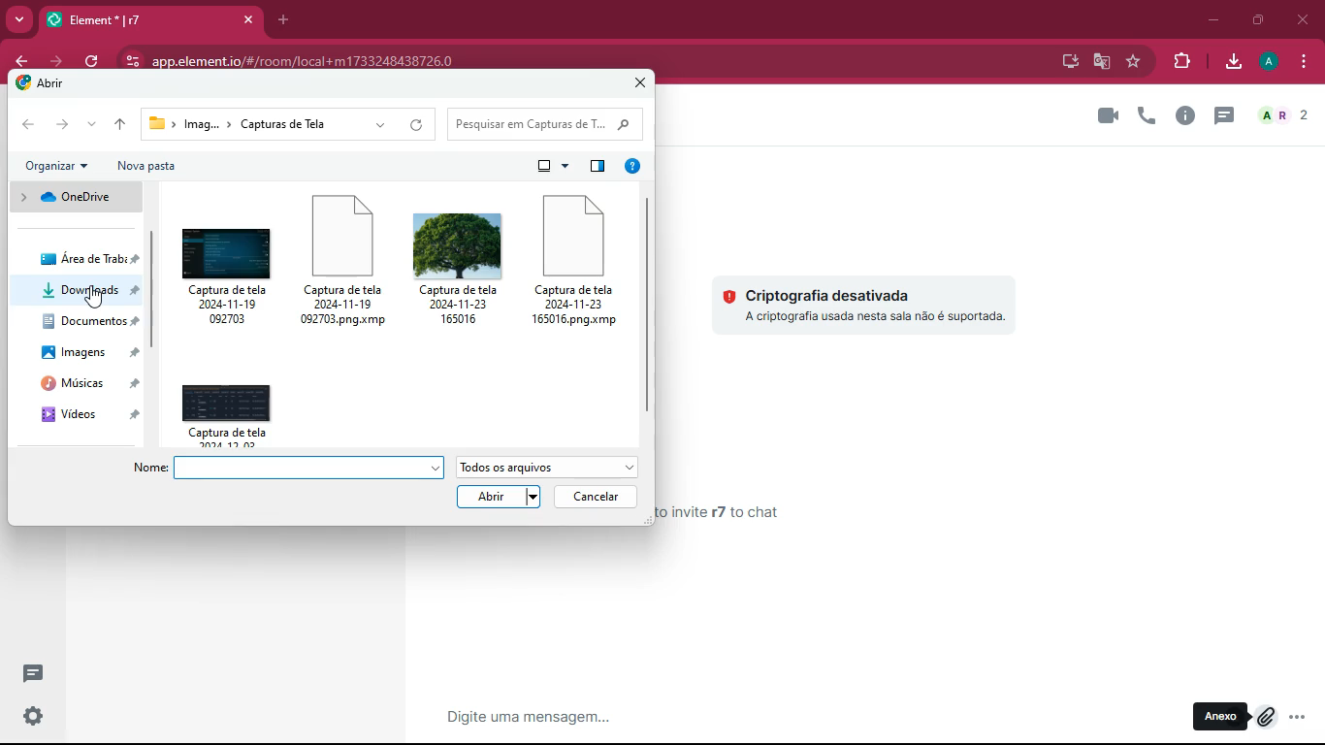 The image size is (1325, 745). I want to click on favorite, so click(1134, 62).